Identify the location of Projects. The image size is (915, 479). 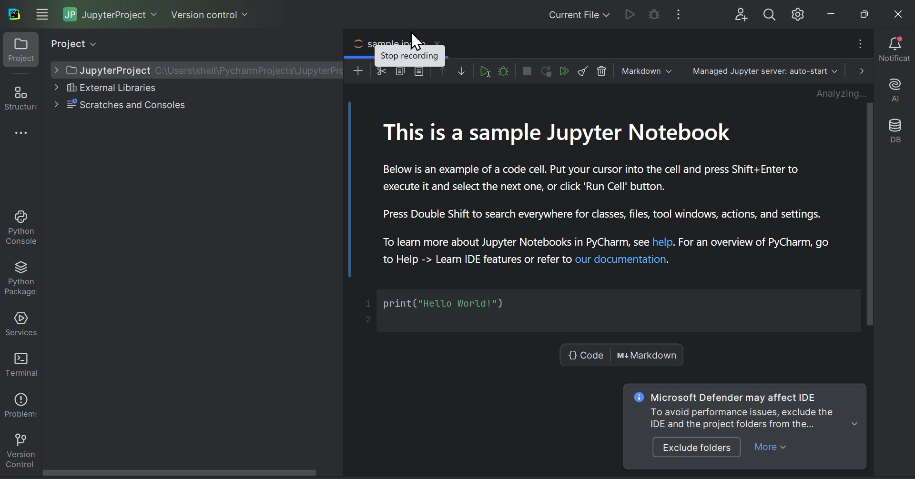
(18, 53).